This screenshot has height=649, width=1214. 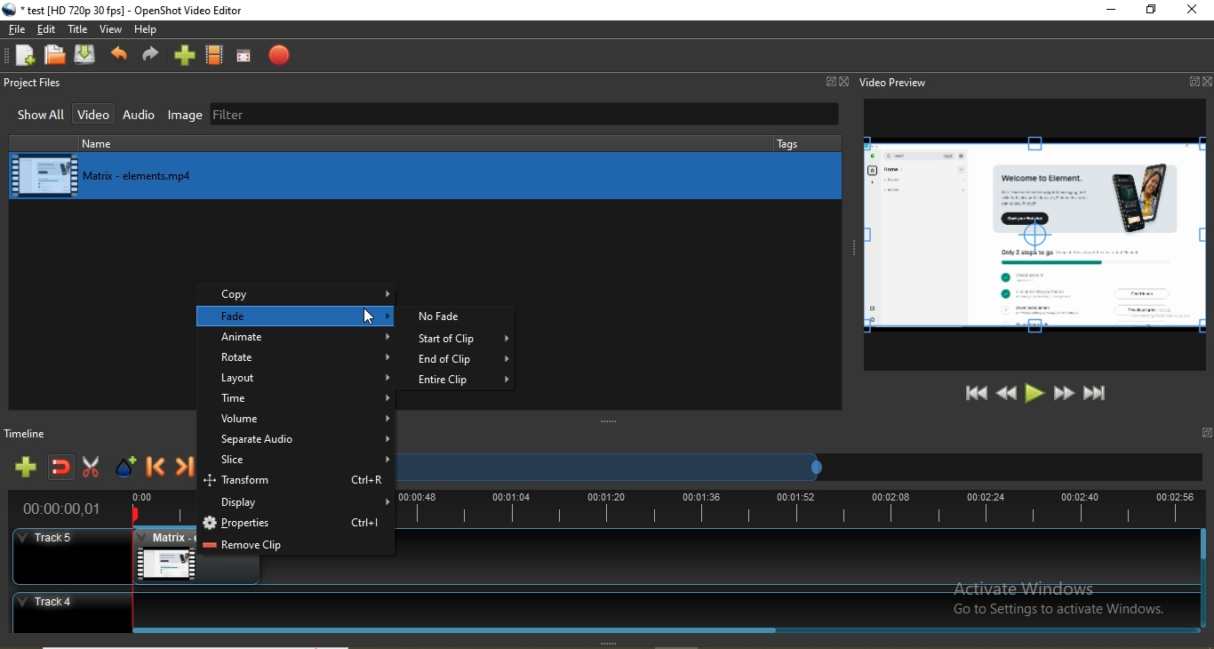 I want to click on Video preview, so click(x=895, y=82).